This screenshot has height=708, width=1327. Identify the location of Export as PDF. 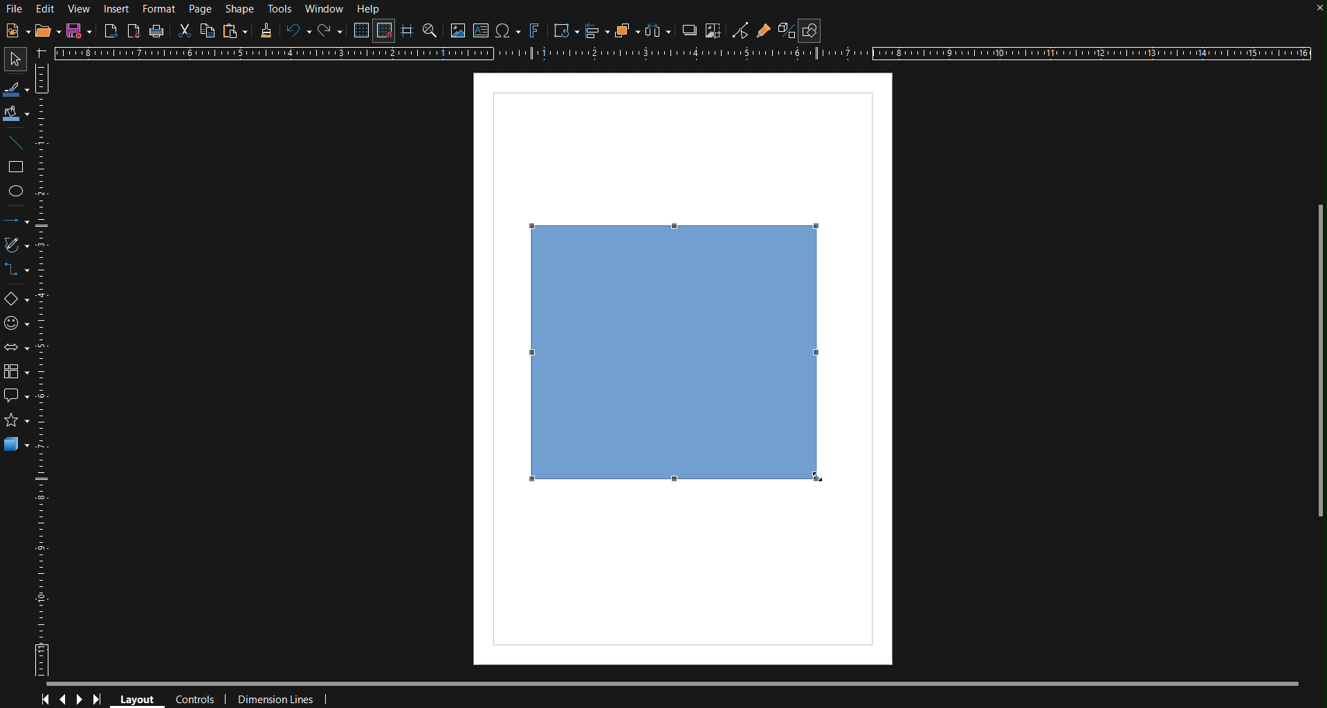
(134, 30).